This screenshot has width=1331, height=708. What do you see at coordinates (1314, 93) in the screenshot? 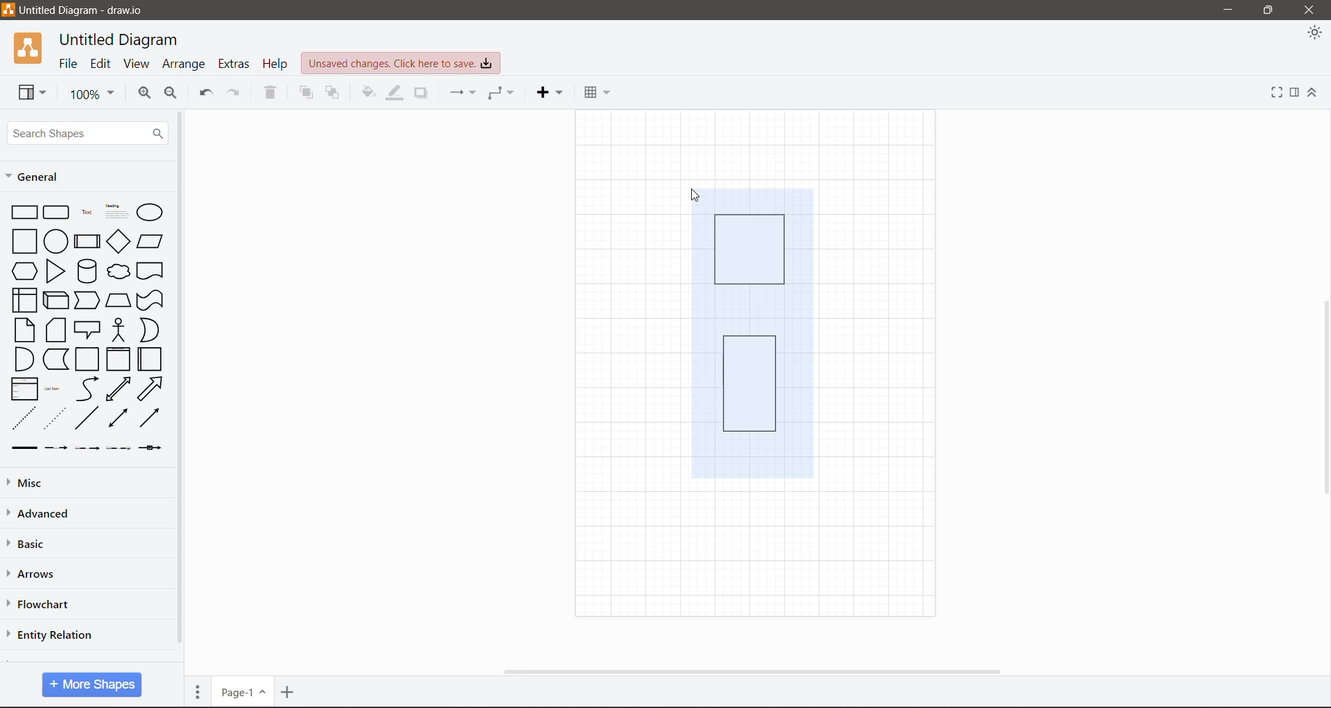
I see `Expand/Collapse` at bounding box center [1314, 93].